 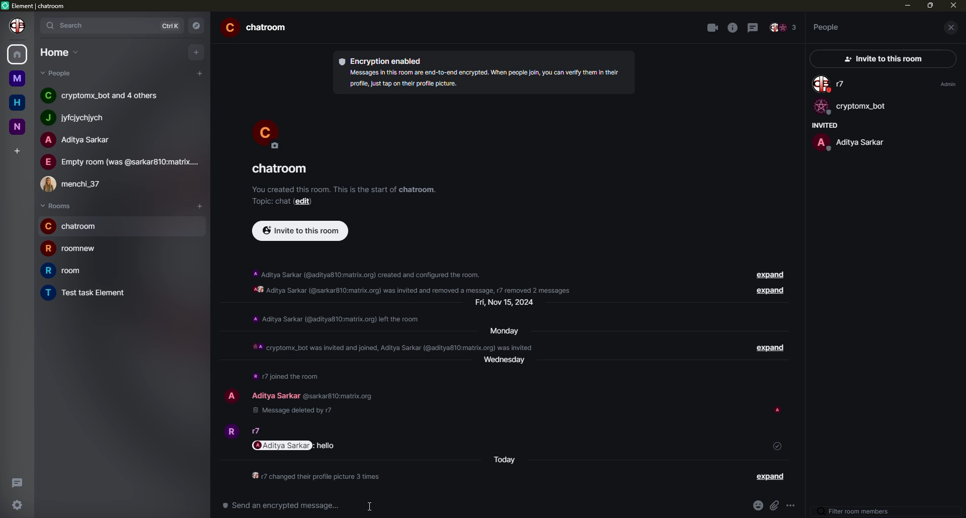 I want to click on room, so click(x=73, y=226).